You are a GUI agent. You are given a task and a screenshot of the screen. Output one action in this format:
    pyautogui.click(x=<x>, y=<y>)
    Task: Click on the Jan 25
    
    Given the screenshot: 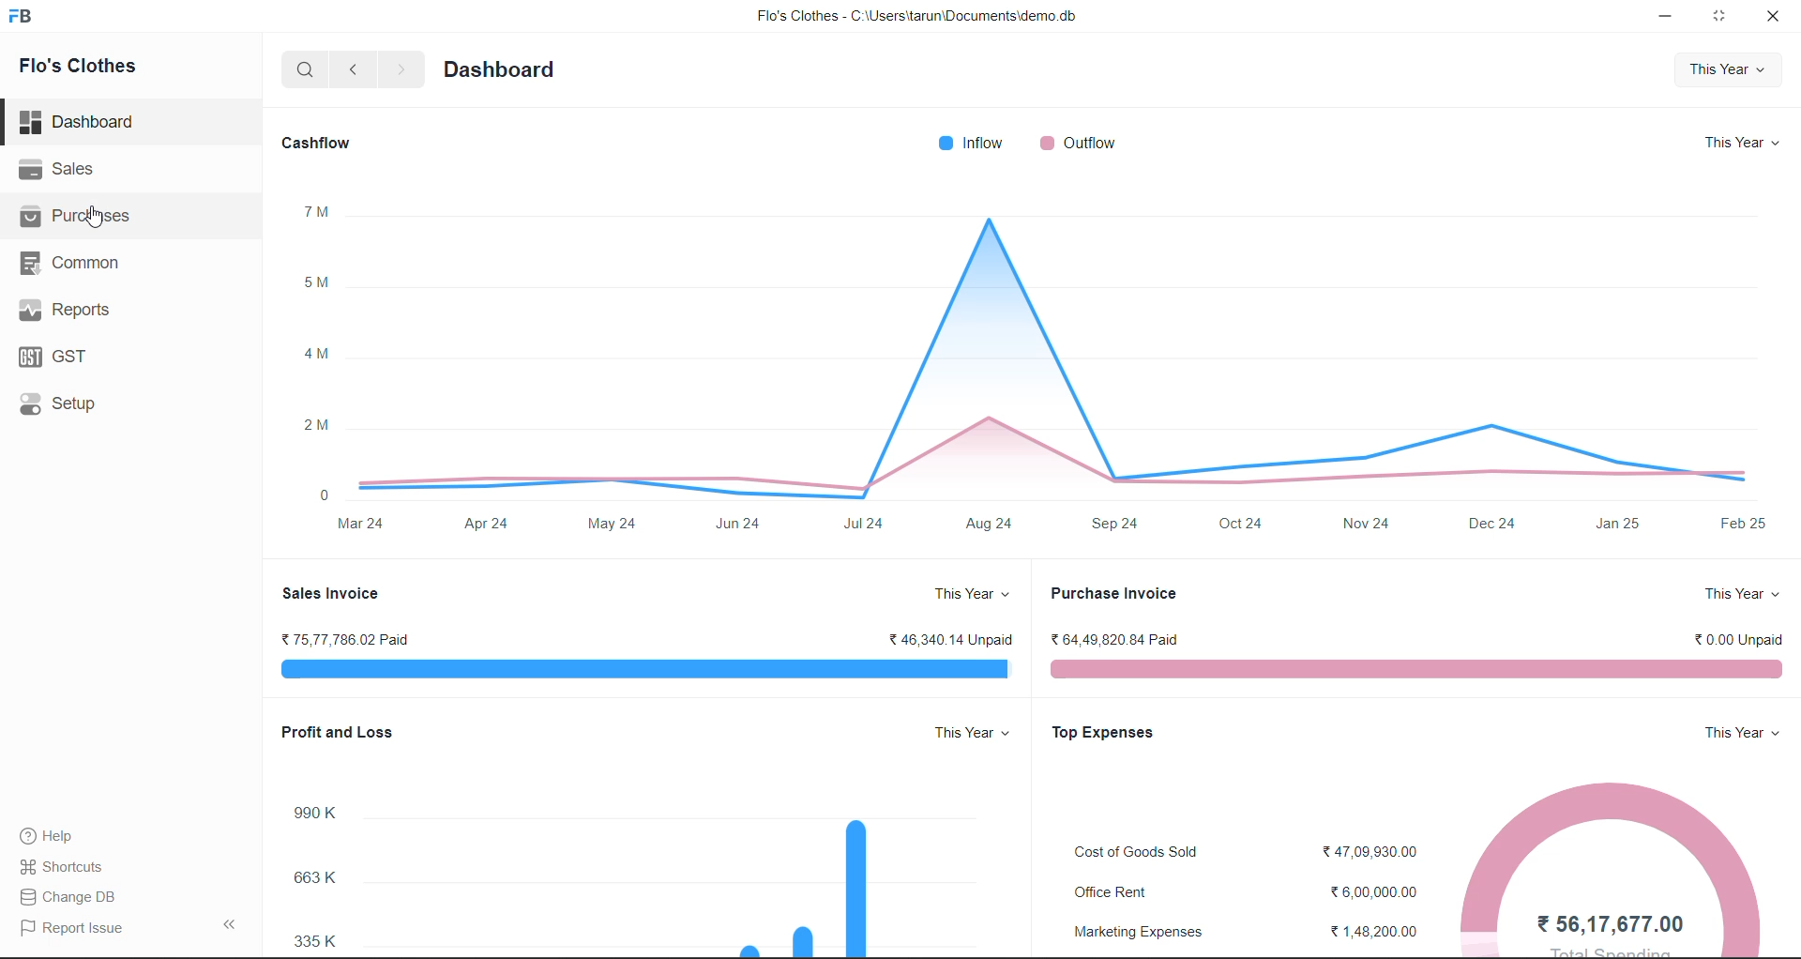 What is the action you would take?
    pyautogui.click(x=1619, y=526)
    